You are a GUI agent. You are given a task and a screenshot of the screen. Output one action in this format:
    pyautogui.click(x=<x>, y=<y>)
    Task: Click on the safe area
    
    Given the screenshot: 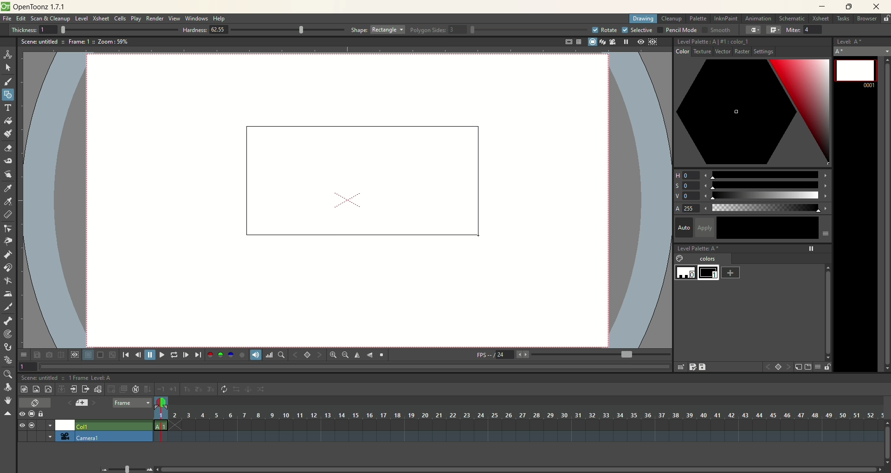 What is the action you would take?
    pyautogui.click(x=568, y=42)
    